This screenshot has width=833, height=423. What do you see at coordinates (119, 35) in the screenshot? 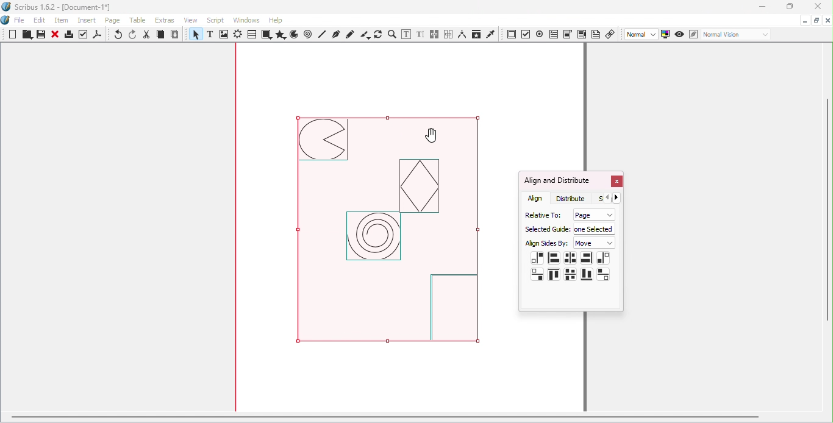
I see `Undo` at bounding box center [119, 35].